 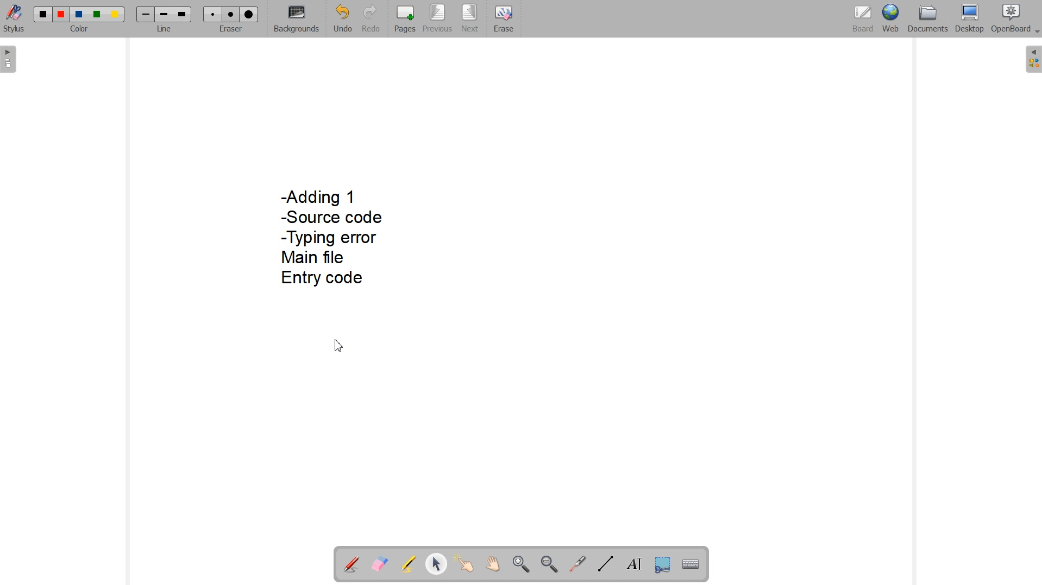 What do you see at coordinates (405, 18) in the screenshot?
I see `Pages` at bounding box center [405, 18].